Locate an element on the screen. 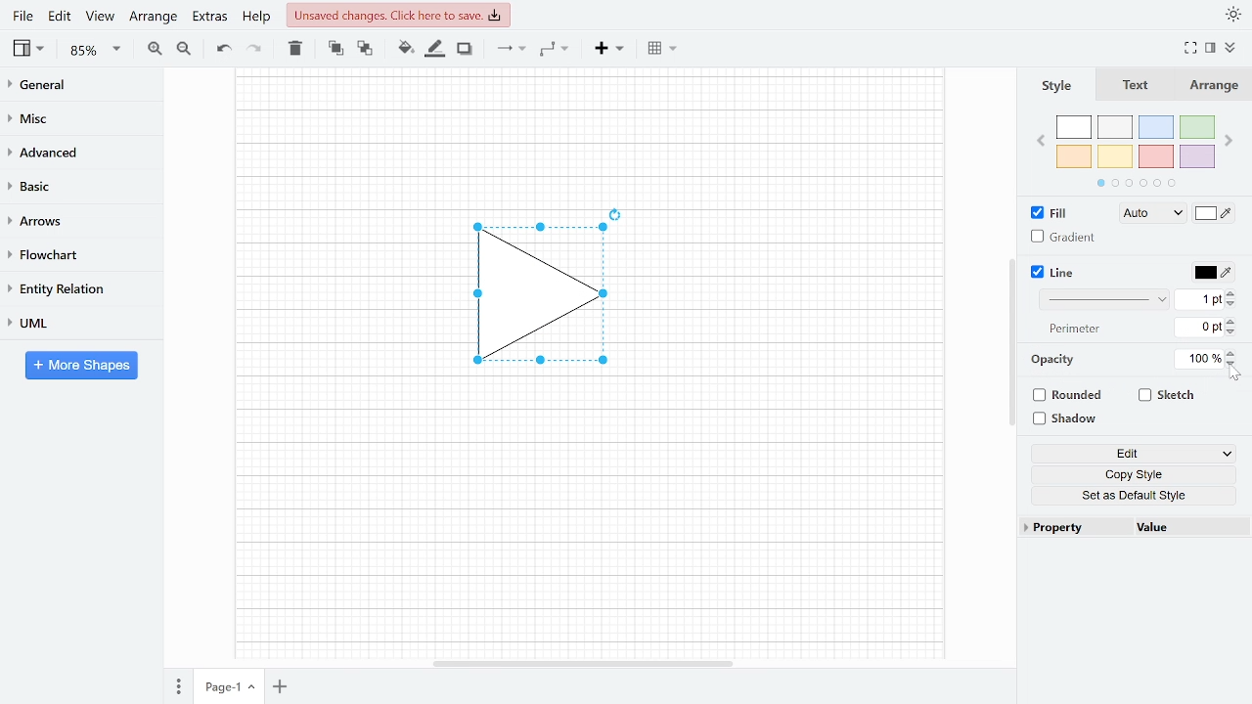 This screenshot has height=704, width=1252. Pages is located at coordinates (177, 688).